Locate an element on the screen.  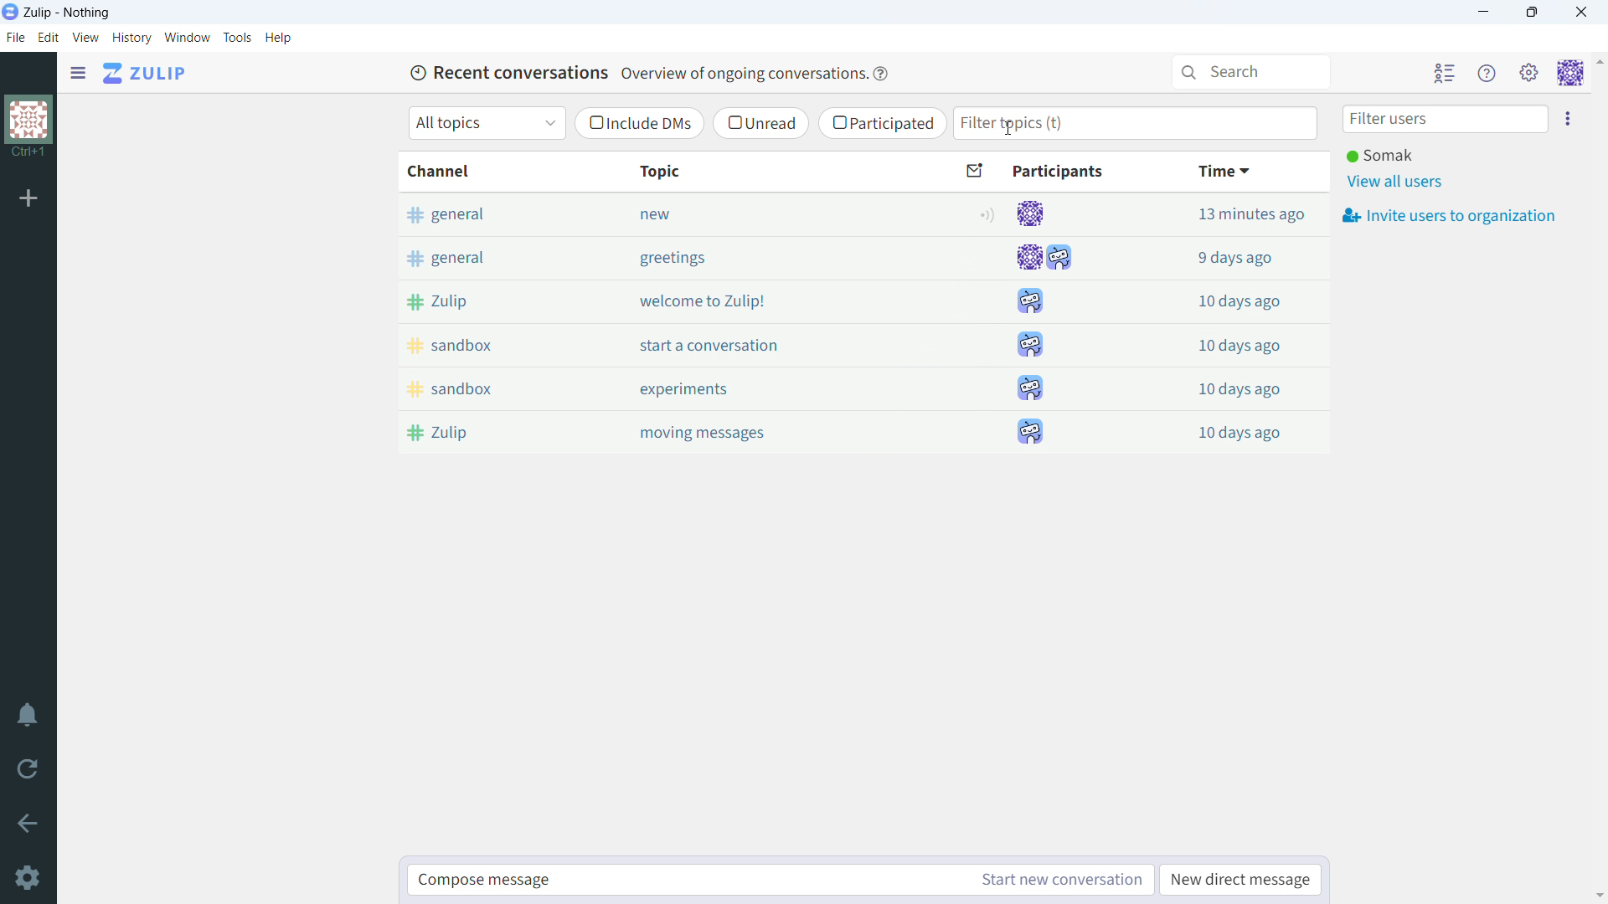
filter topics is located at coordinates (1137, 124).